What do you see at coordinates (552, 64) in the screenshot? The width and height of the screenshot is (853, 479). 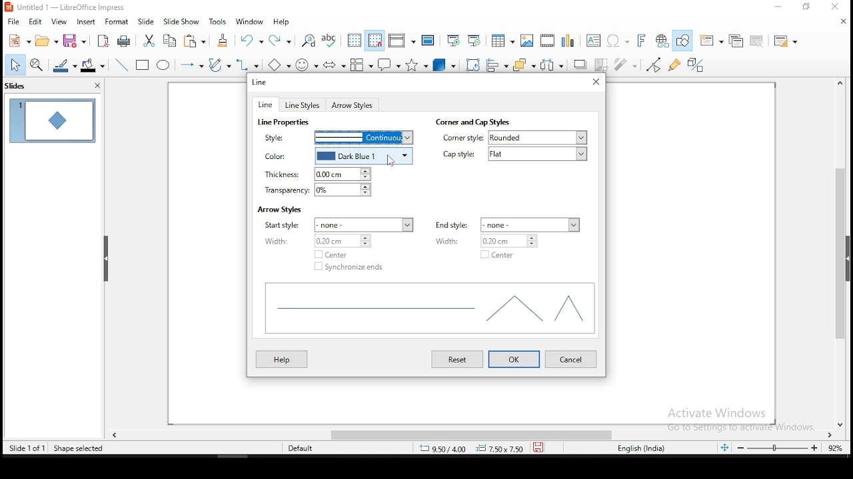 I see `distribute` at bounding box center [552, 64].